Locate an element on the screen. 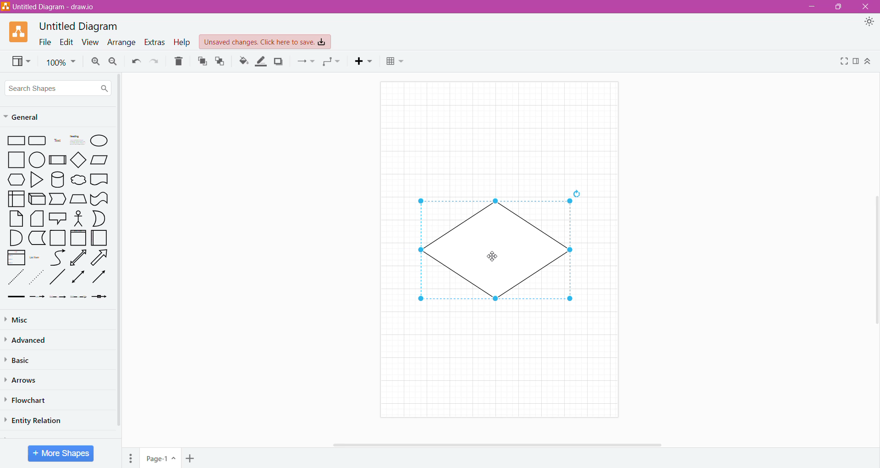 The width and height of the screenshot is (880, 468). Misc is located at coordinates (18, 320).